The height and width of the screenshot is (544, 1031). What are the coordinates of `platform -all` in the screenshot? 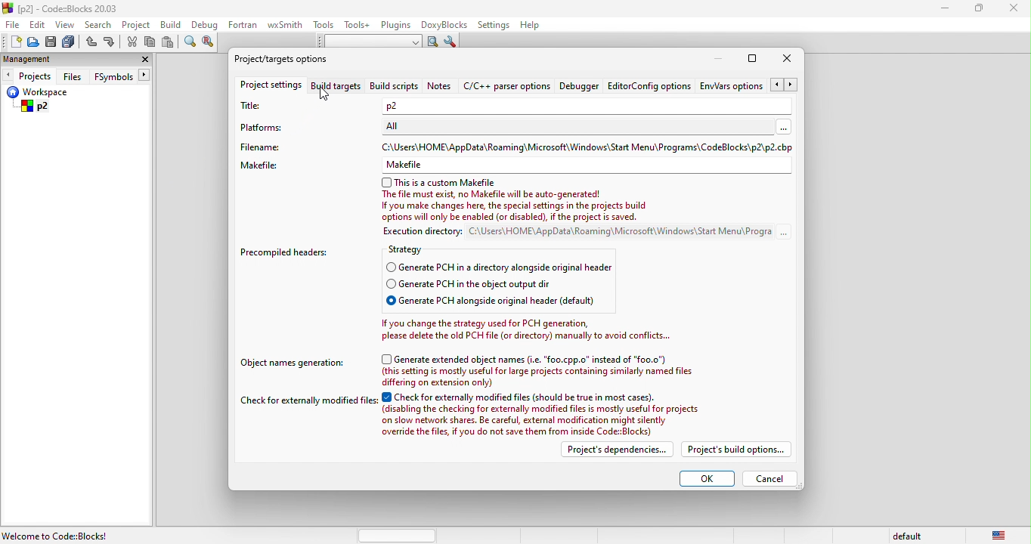 It's located at (519, 128).